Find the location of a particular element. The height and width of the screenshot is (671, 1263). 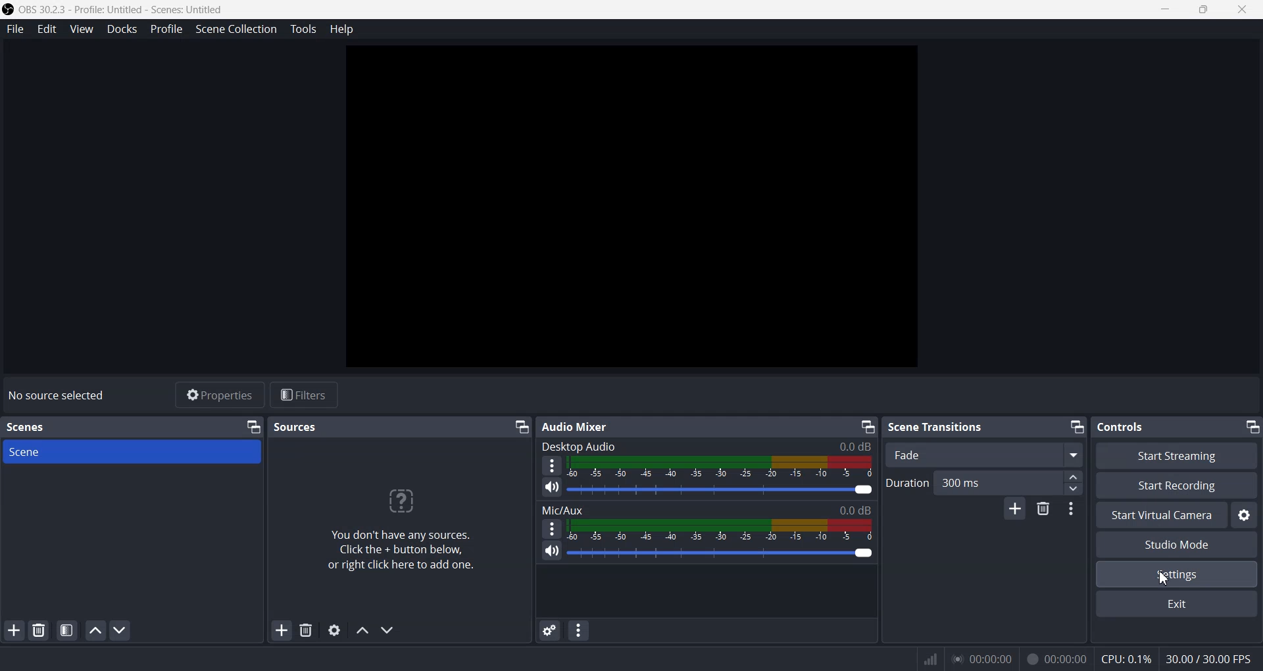

Volume Indicator is located at coordinates (721, 468).